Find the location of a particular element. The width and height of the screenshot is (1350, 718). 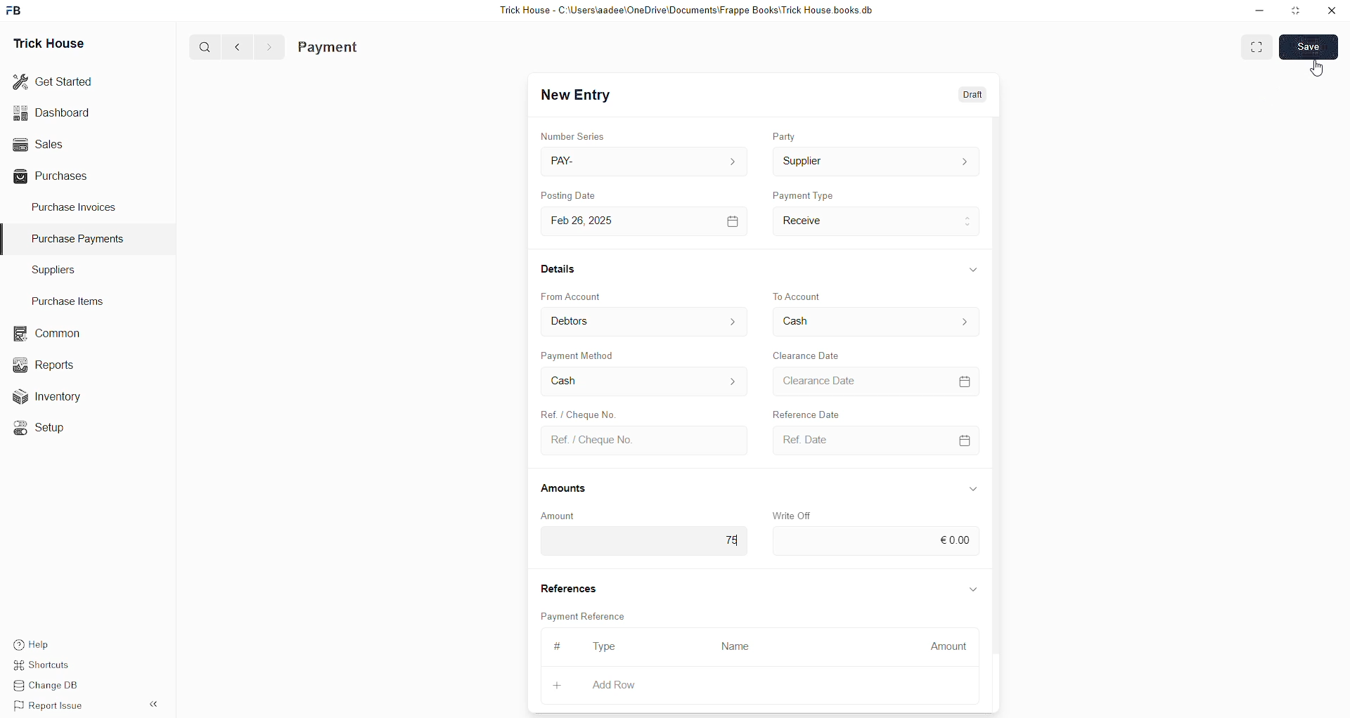

Payment Type is located at coordinates (804, 194).